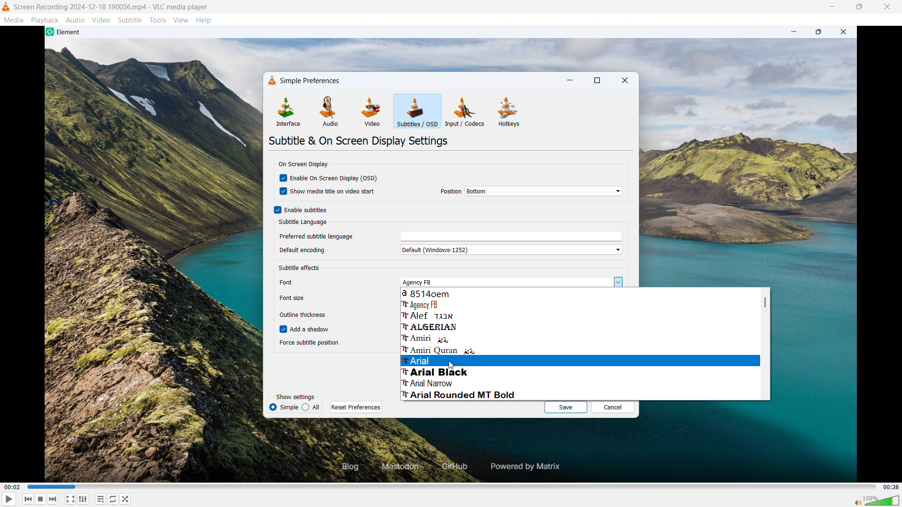  Describe the element at coordinates (181, 21) in the screenshot. I see `view` at that location.